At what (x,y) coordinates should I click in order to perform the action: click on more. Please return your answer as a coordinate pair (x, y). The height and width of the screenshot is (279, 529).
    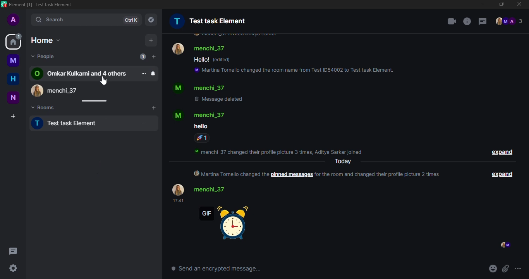
    Looking at the image, I should click on (518, 269).